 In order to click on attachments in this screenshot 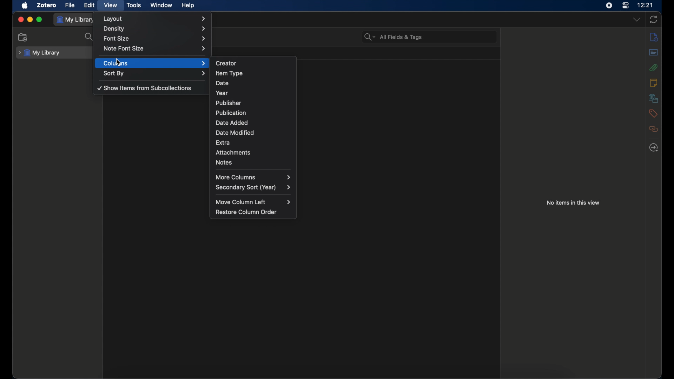, I will do `click(653, 67)`.